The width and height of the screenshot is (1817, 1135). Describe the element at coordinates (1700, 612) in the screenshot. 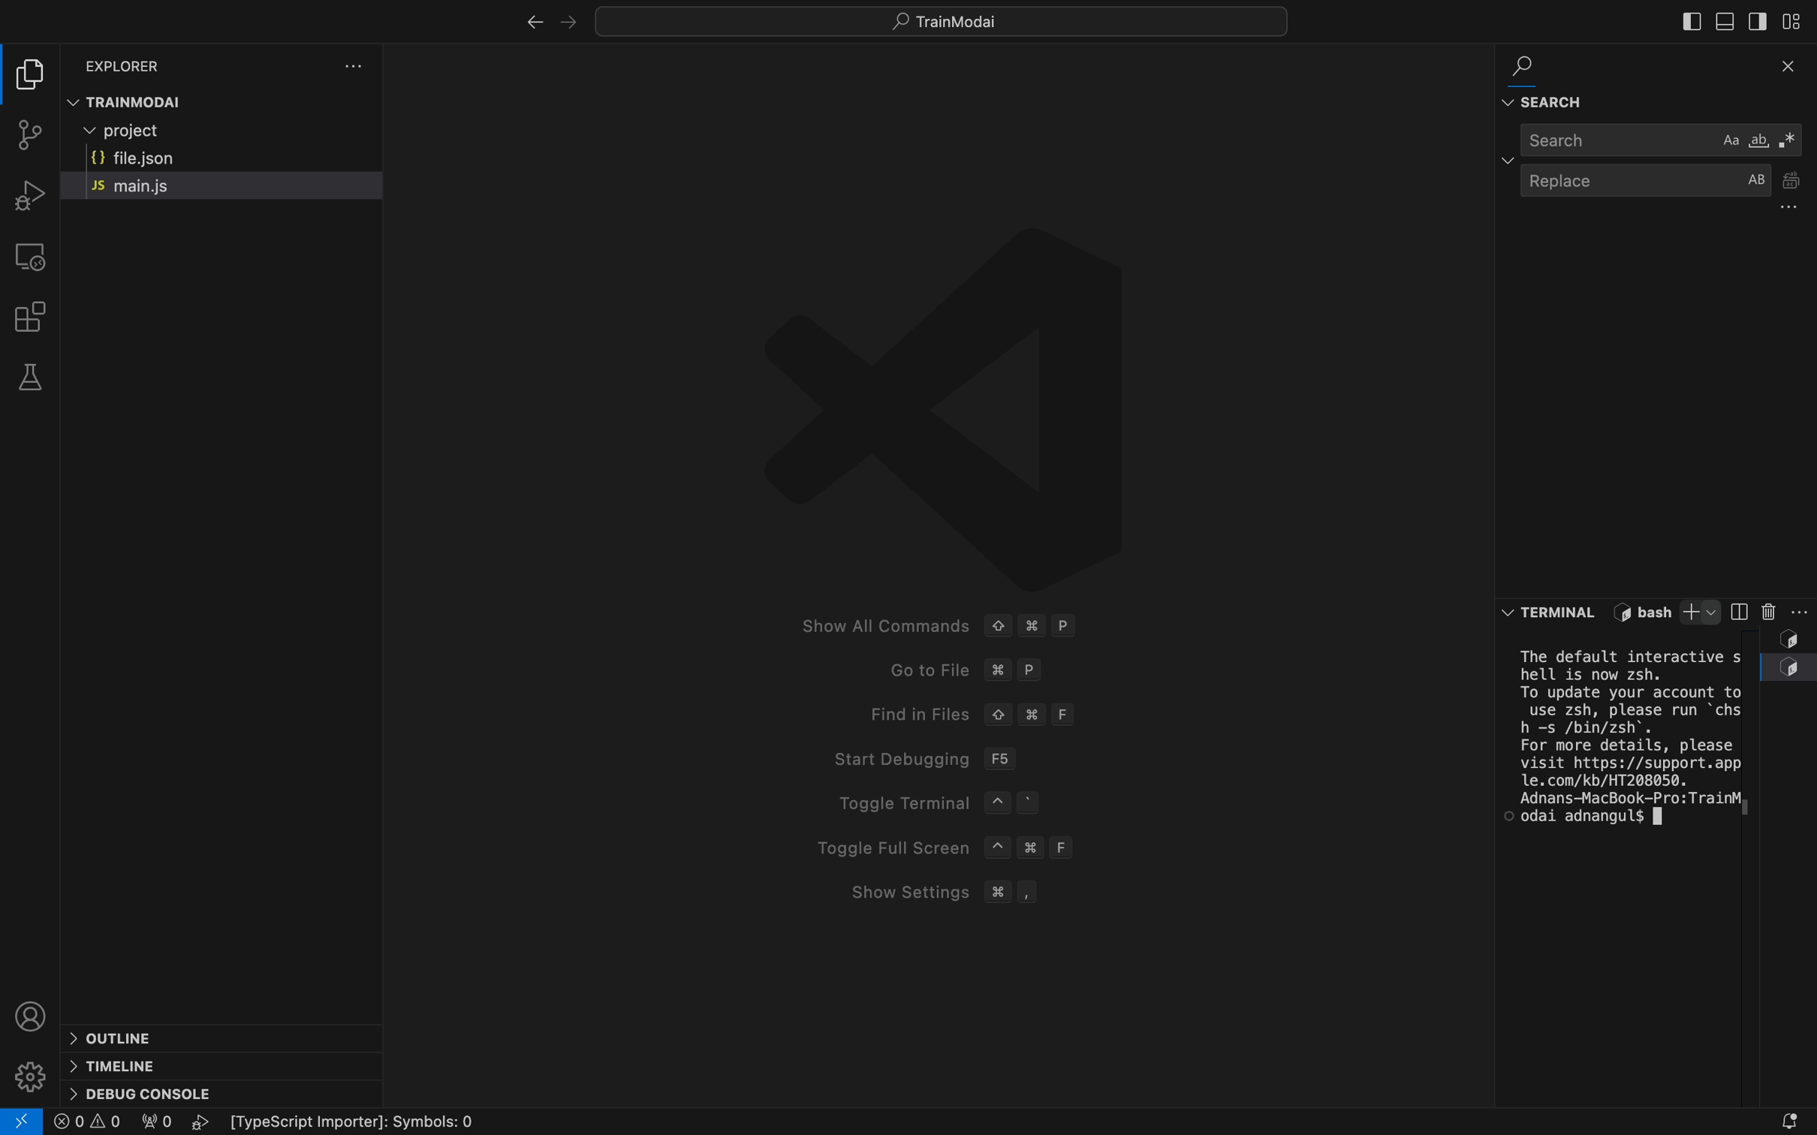

I see `add terminal` at that location.